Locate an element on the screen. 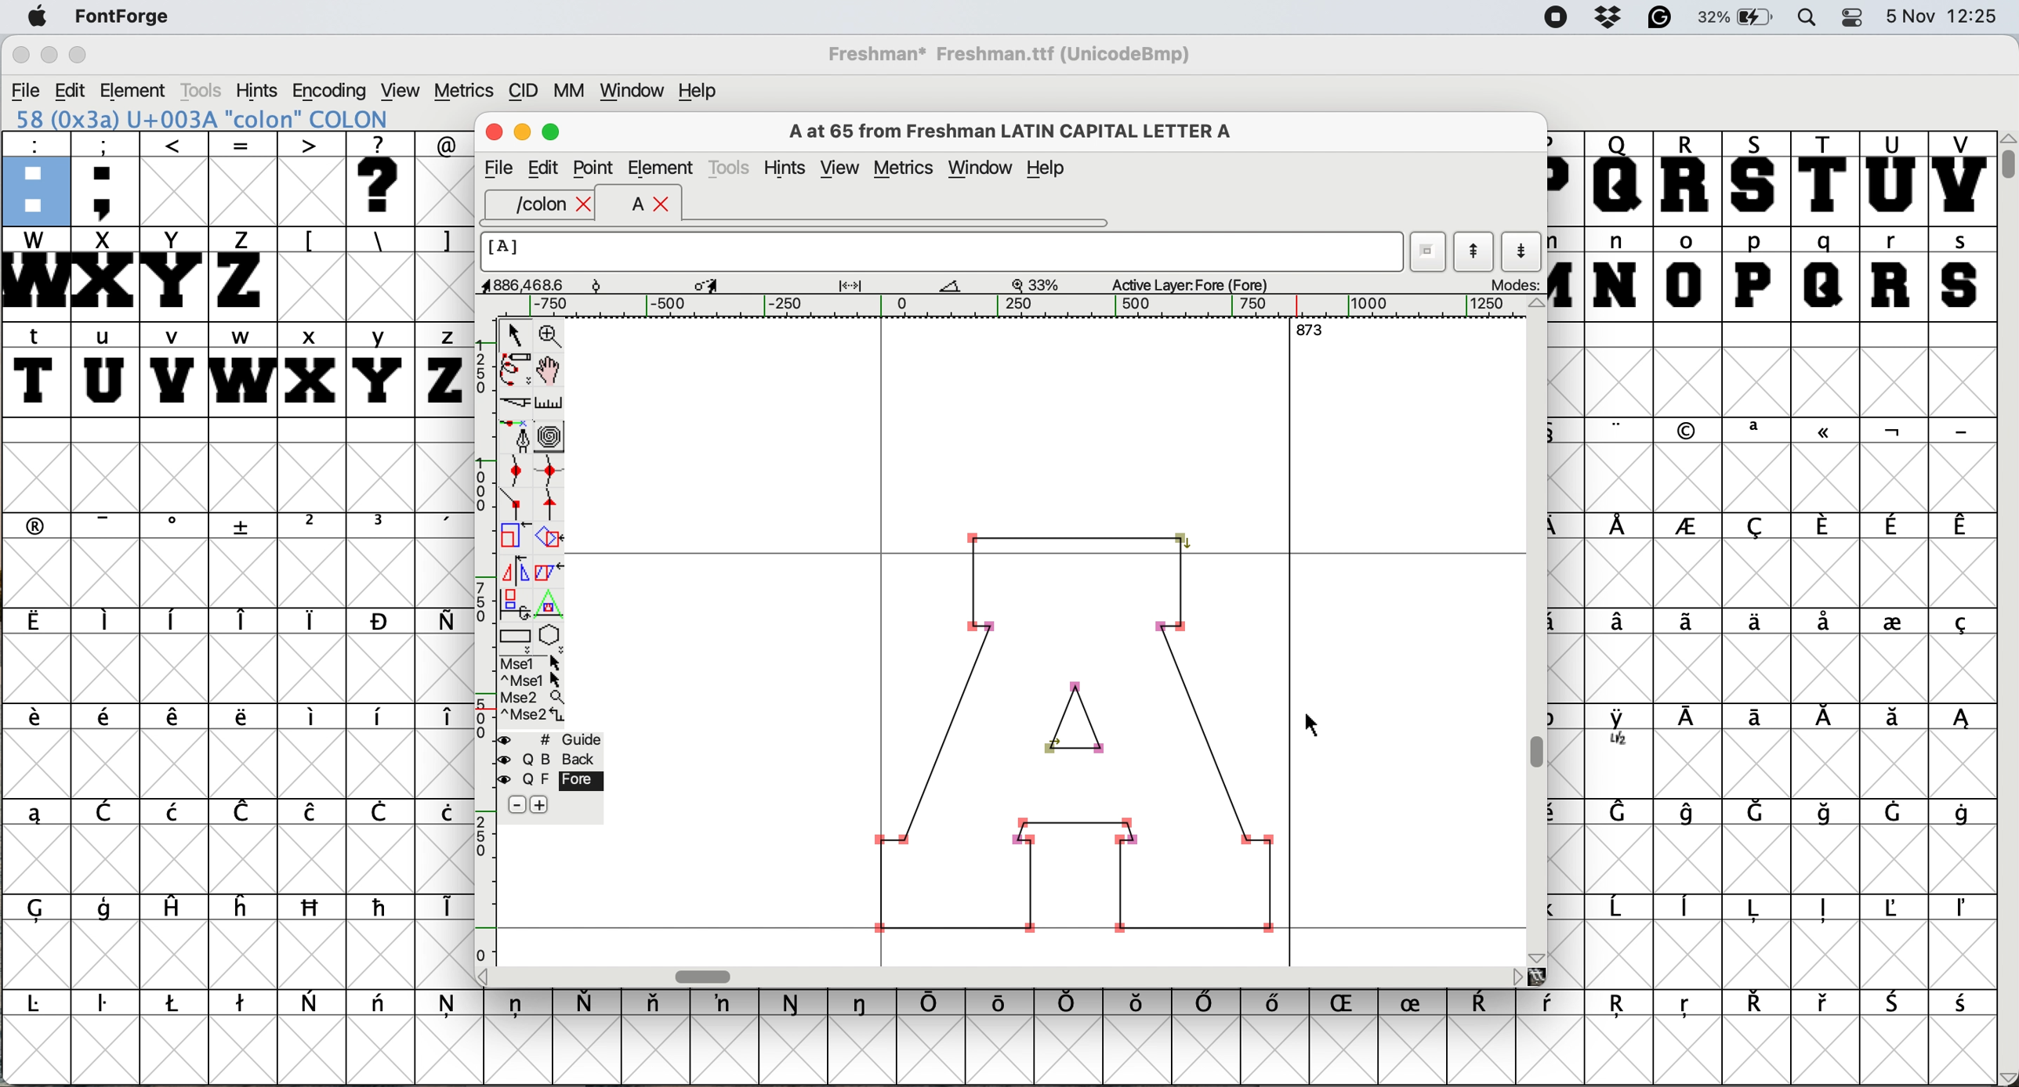 The width and height of the screenshot is (2019, 1087). add a comer point is located at coordinates (513, 505).